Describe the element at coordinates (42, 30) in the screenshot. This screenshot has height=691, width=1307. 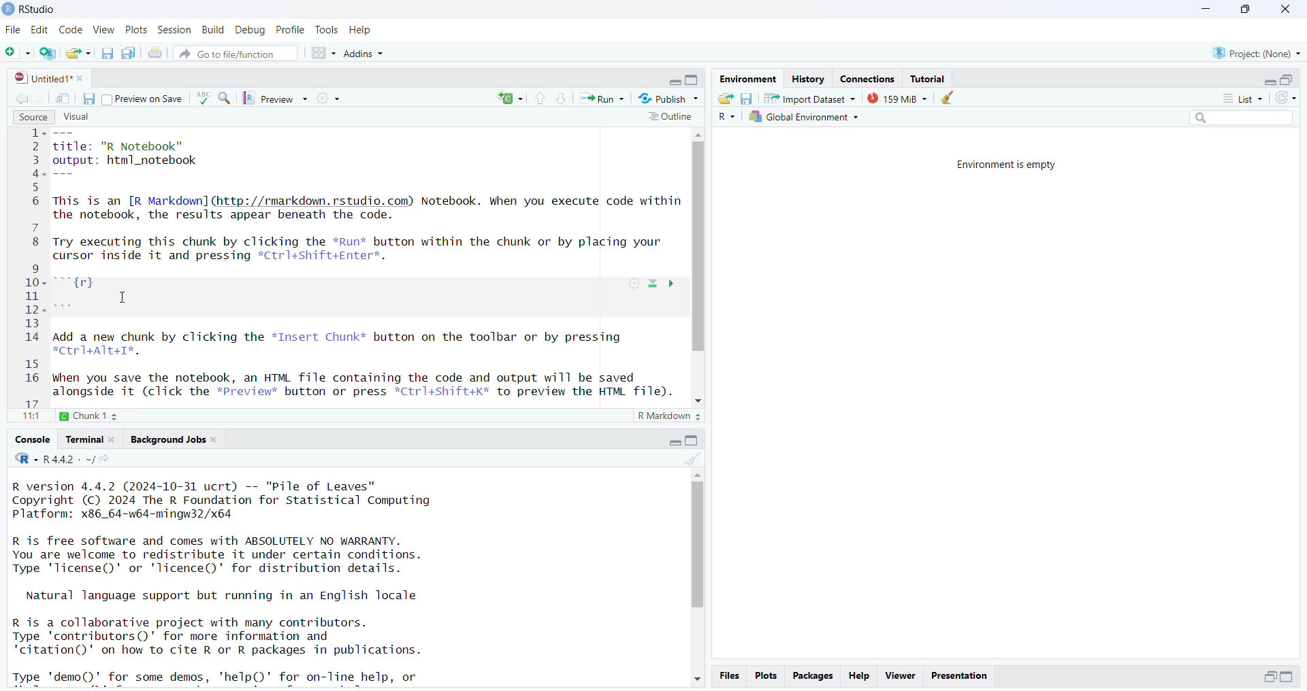
I see `edit` at that location.